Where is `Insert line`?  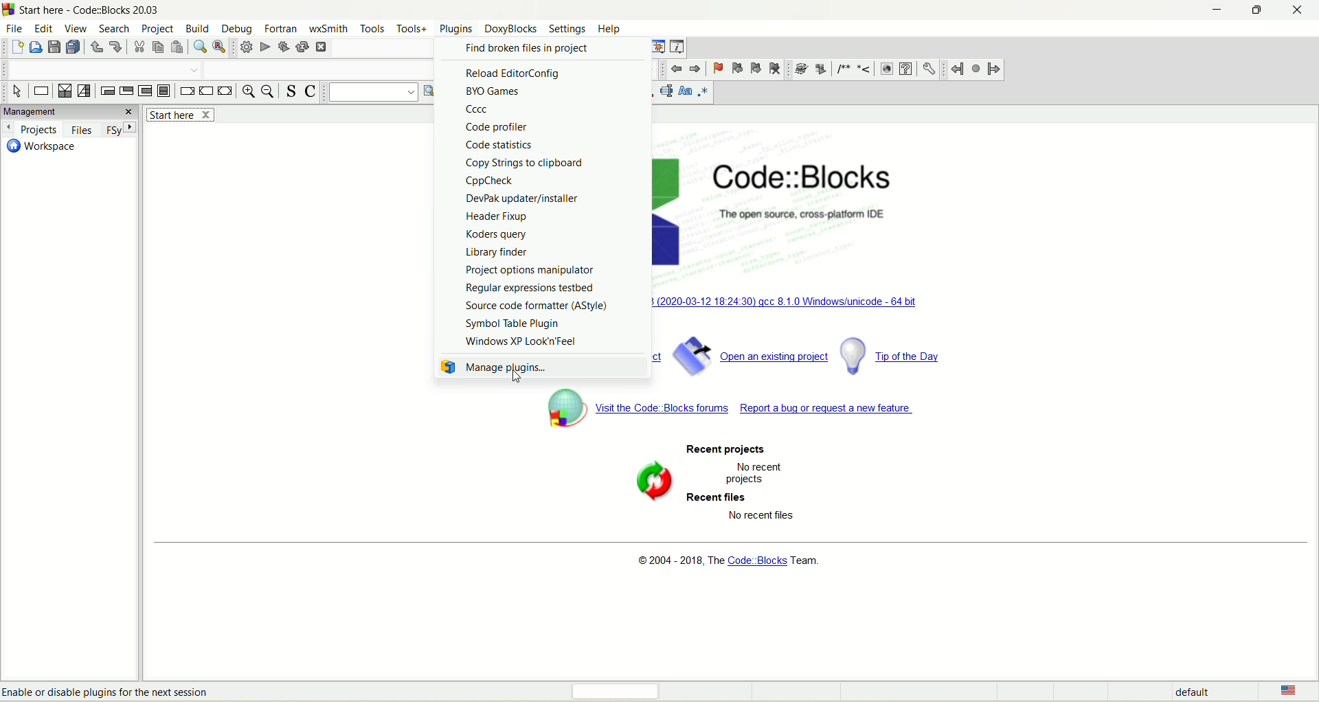
Insert line is located at coordinates (865, 69).